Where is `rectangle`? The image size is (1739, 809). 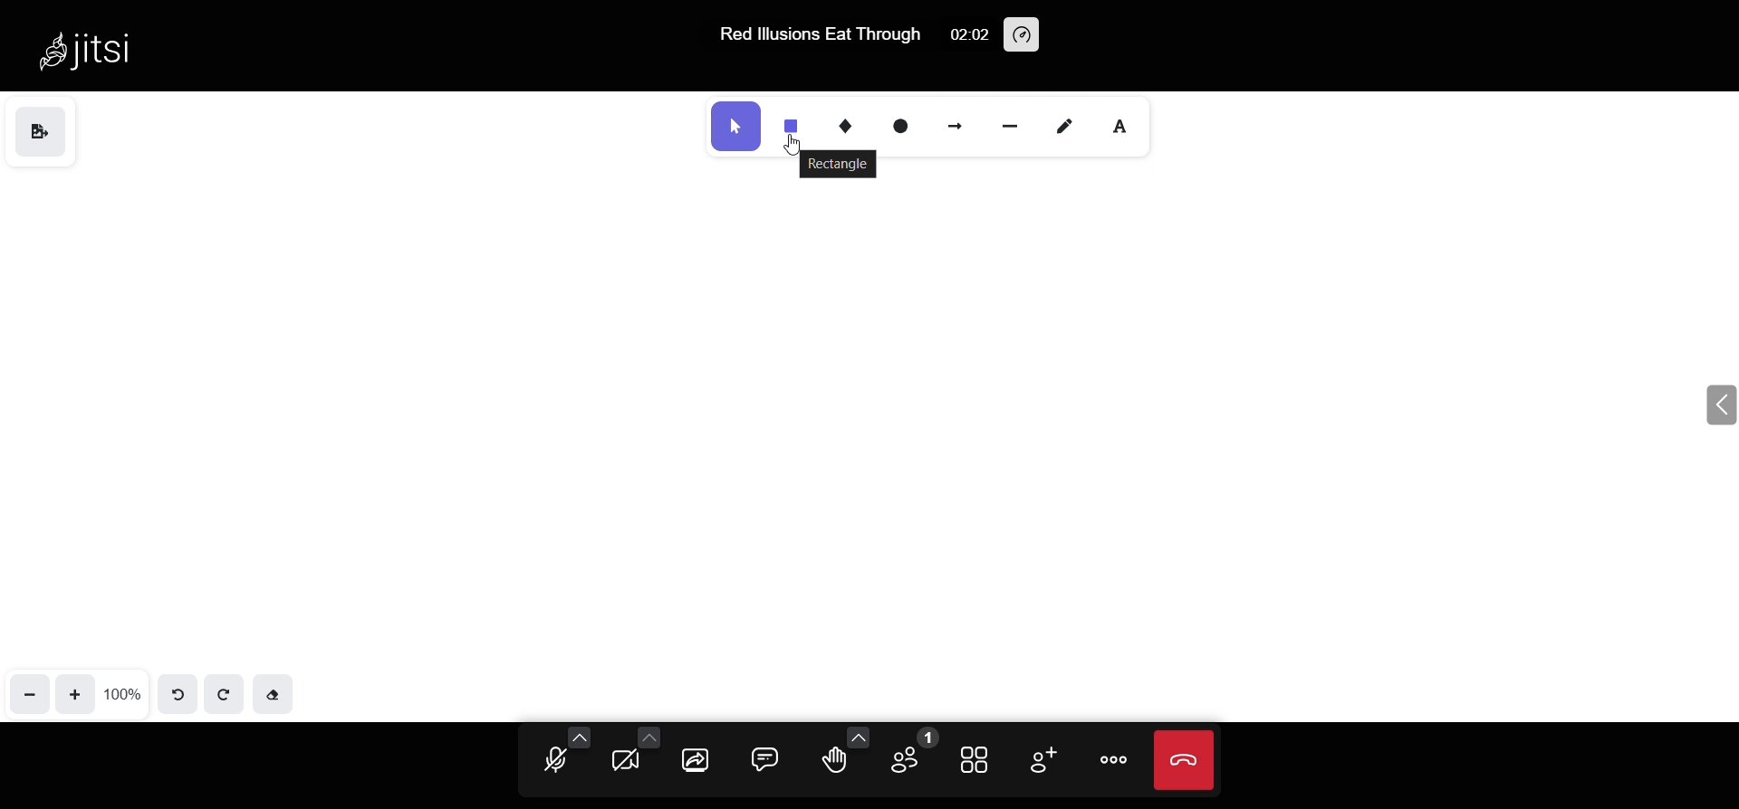 rectangle is located at coordinates (792, 123).